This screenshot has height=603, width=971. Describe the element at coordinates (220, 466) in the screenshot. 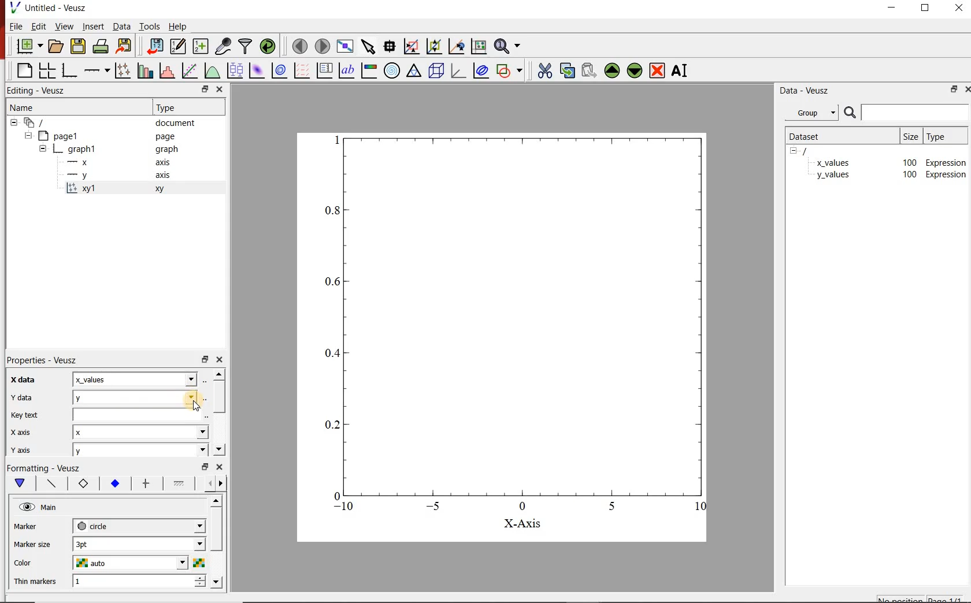

I see `close` at that location.